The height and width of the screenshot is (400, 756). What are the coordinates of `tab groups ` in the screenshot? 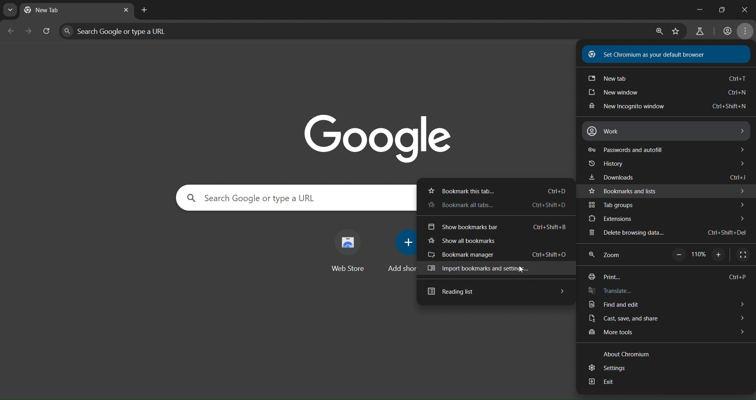 It's located at (666, 206).